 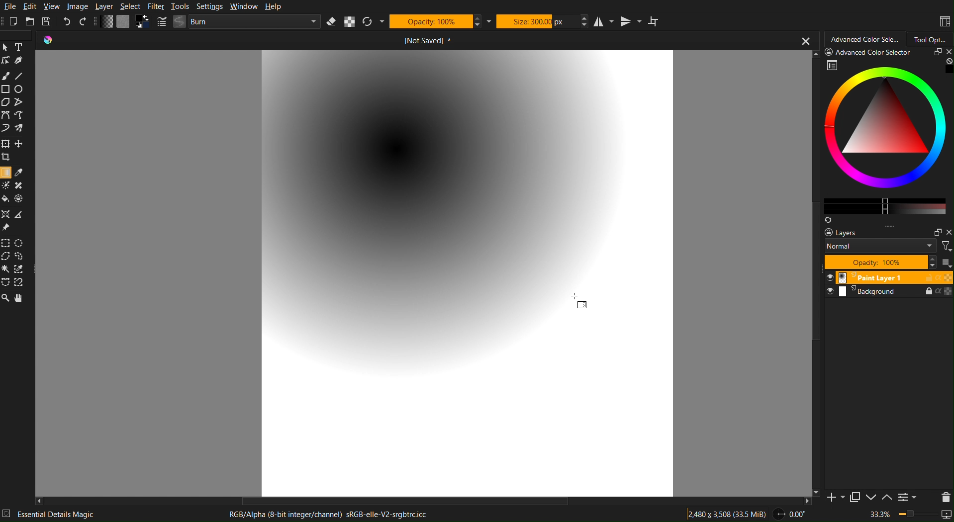 What do you see at coordinates (53, 6) in the screenshot?
I see `View` at bounding box center [53, 6].